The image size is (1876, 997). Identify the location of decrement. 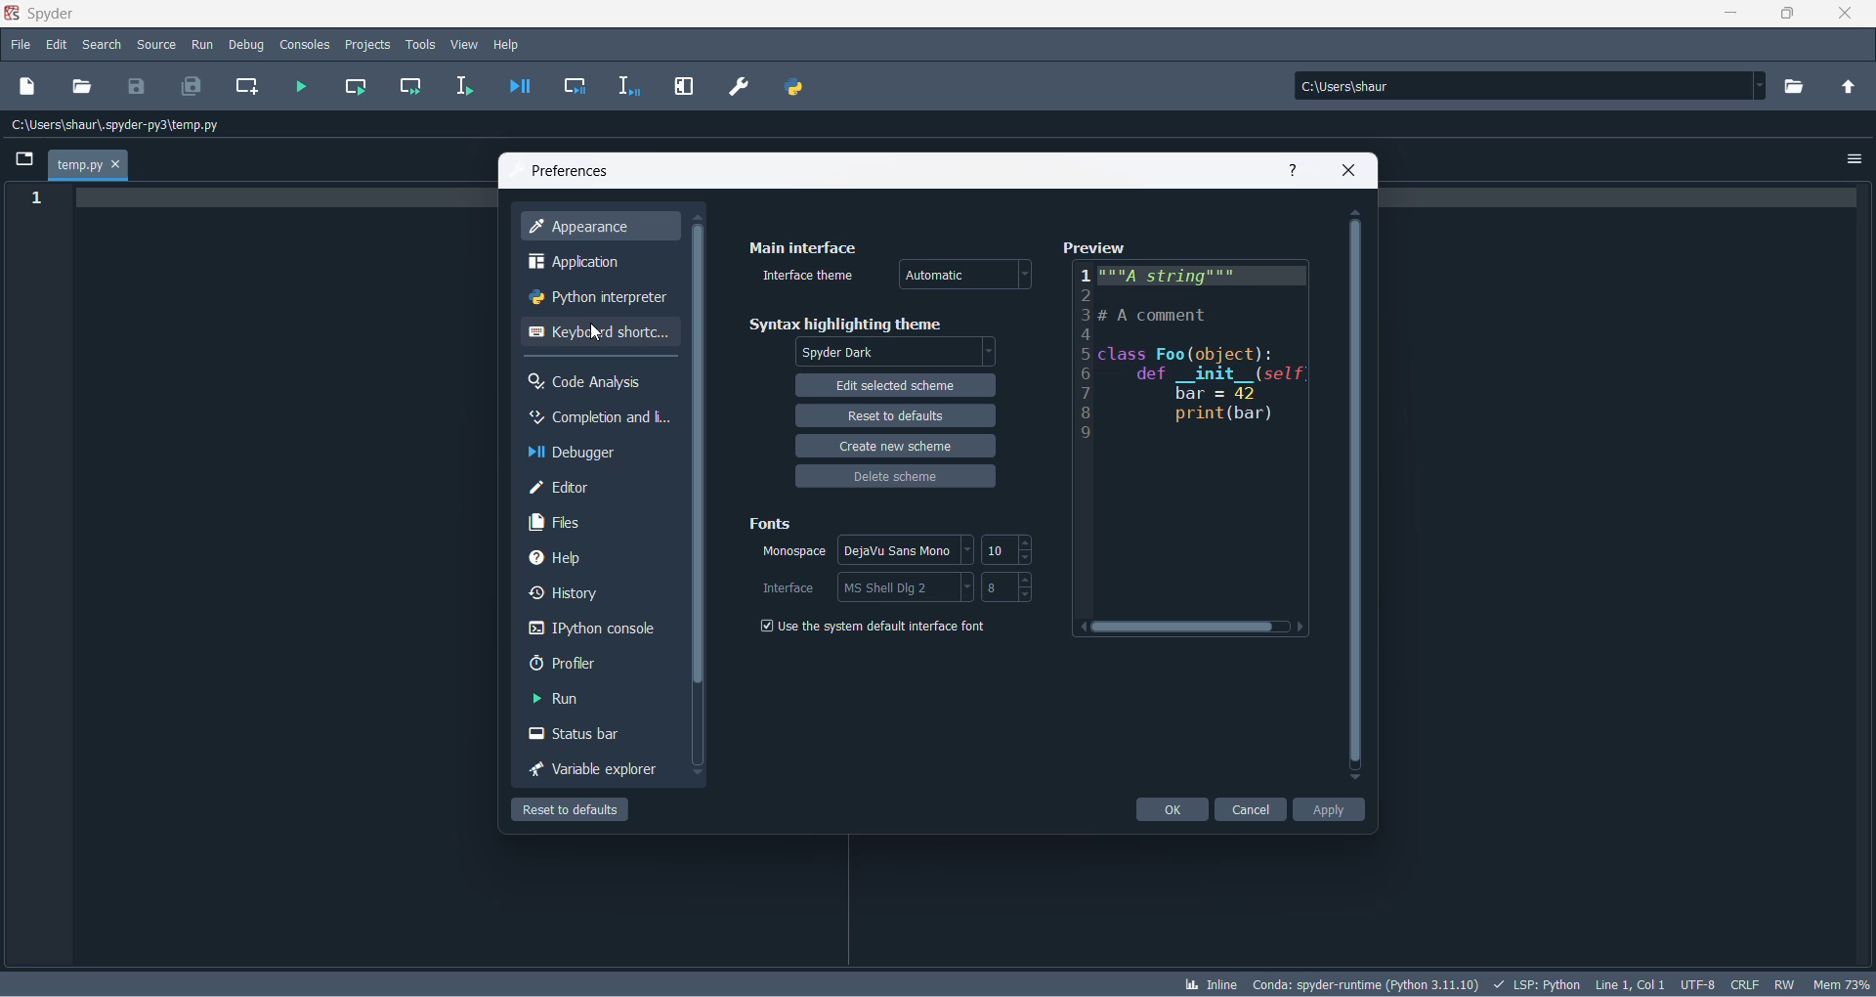
(1028, 558).